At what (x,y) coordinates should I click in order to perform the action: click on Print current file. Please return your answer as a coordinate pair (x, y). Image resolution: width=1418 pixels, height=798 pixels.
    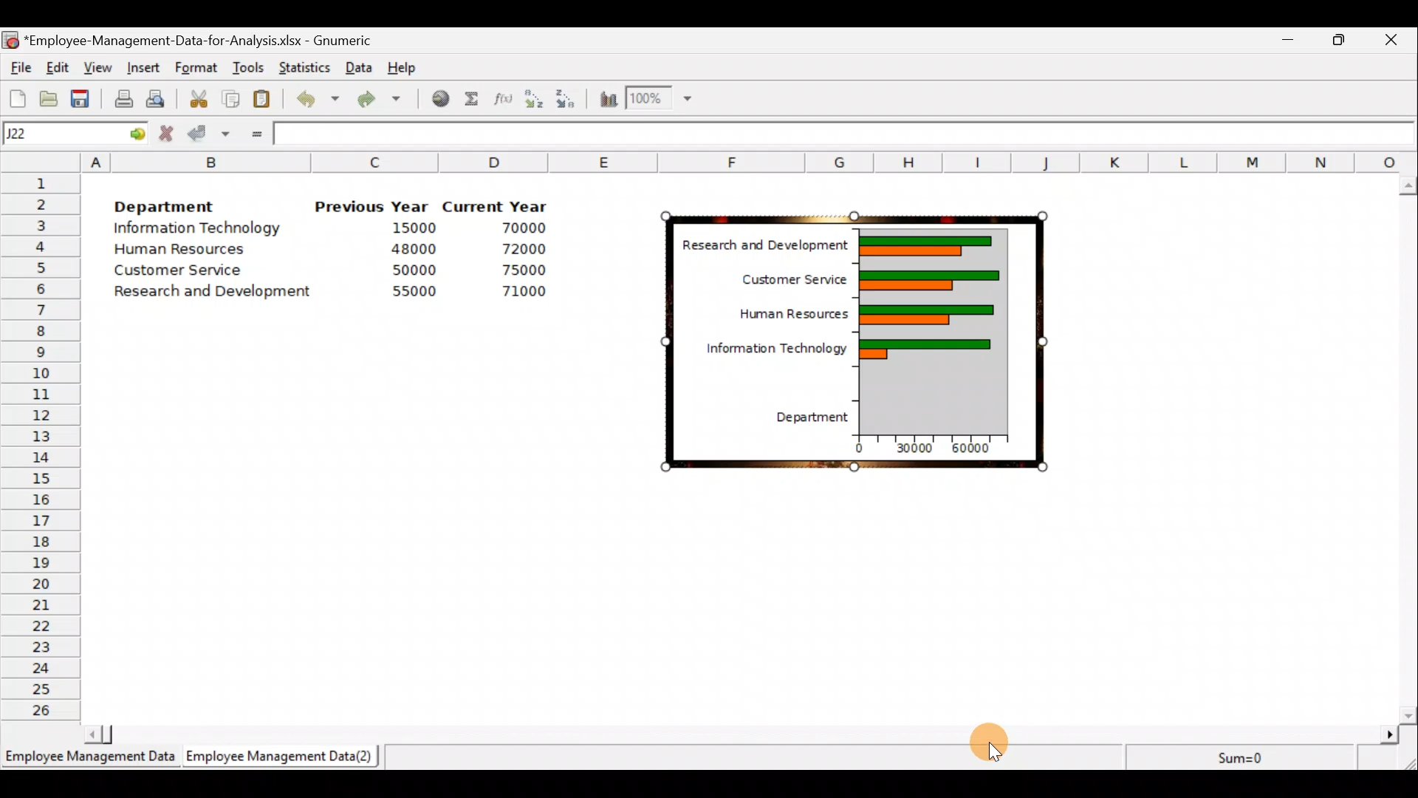
    Looking at the image, I should click on (121, 96).